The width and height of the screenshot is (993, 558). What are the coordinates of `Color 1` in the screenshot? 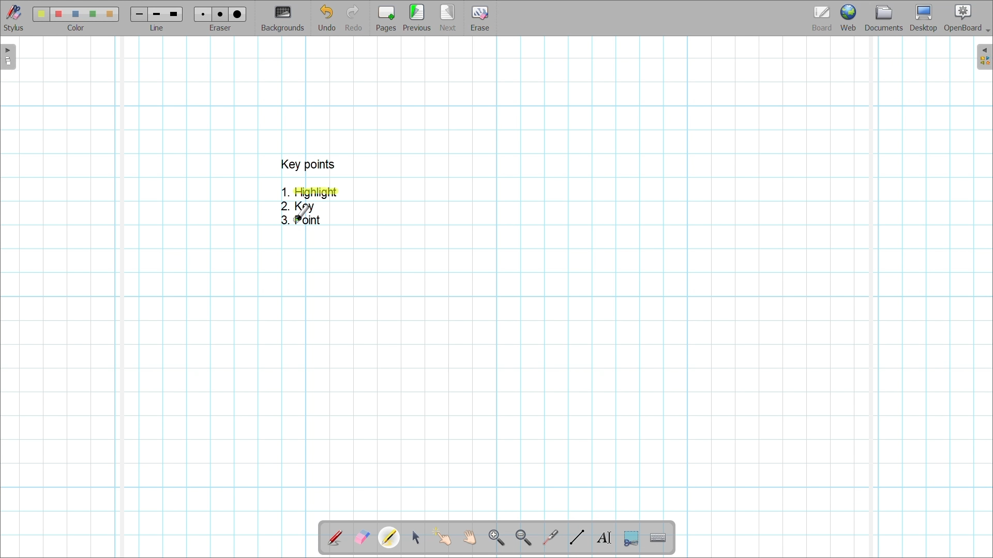 It's located at (41, 14).